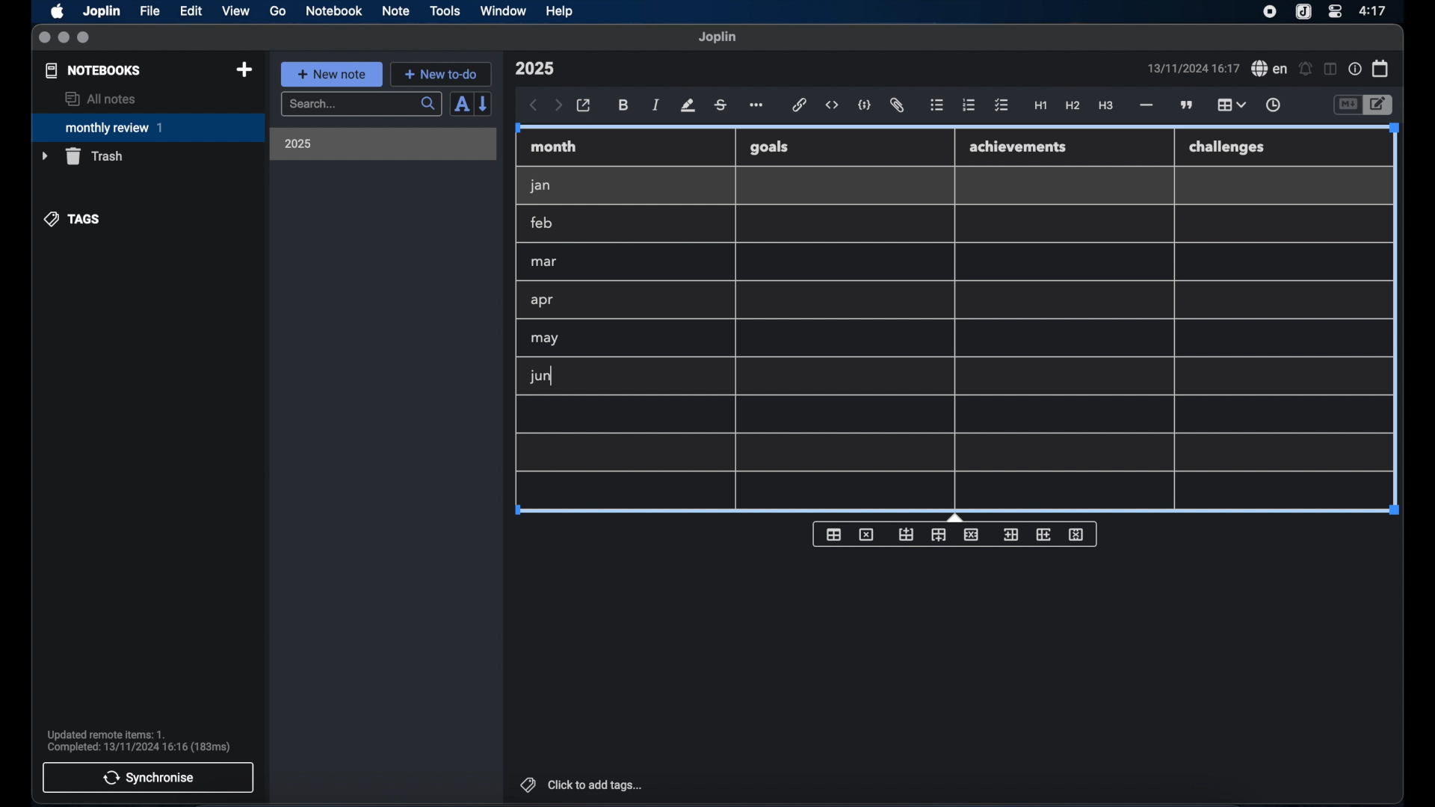 The height and width of the screenshot is (807, 1435). I want to click on 2025, so click(298, 143).